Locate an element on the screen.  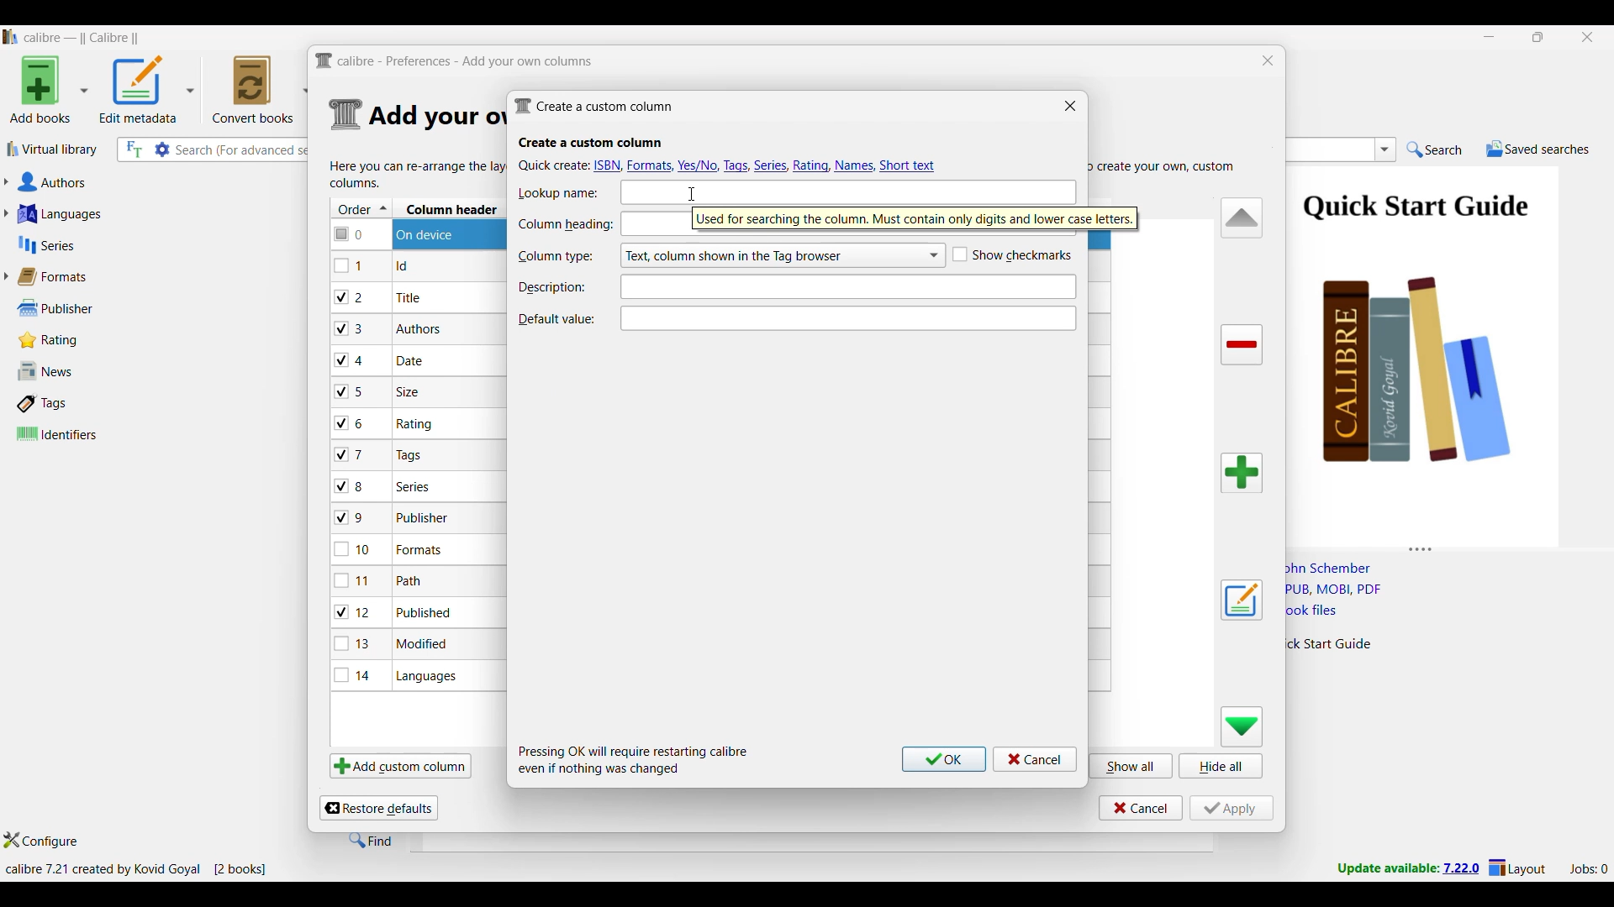
Description of steps following saving inputs made is located at coordinates (634, 760).